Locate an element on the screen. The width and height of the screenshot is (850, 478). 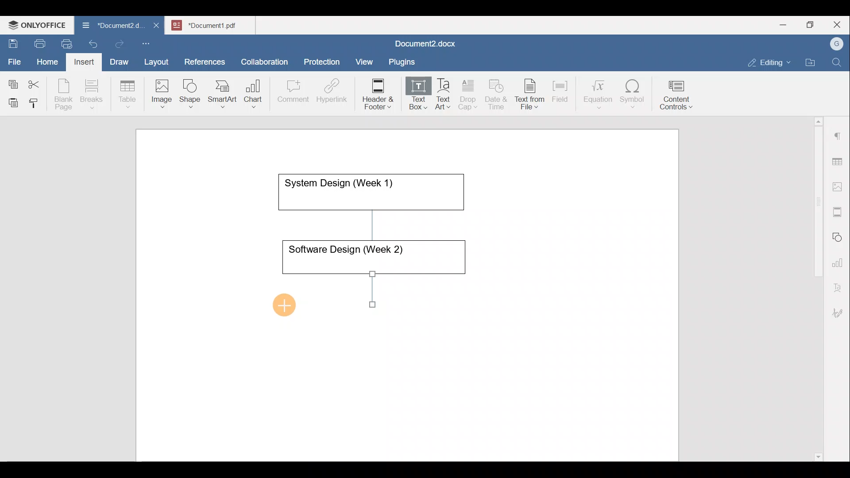
Cursor is located at coordinates (289, 302).